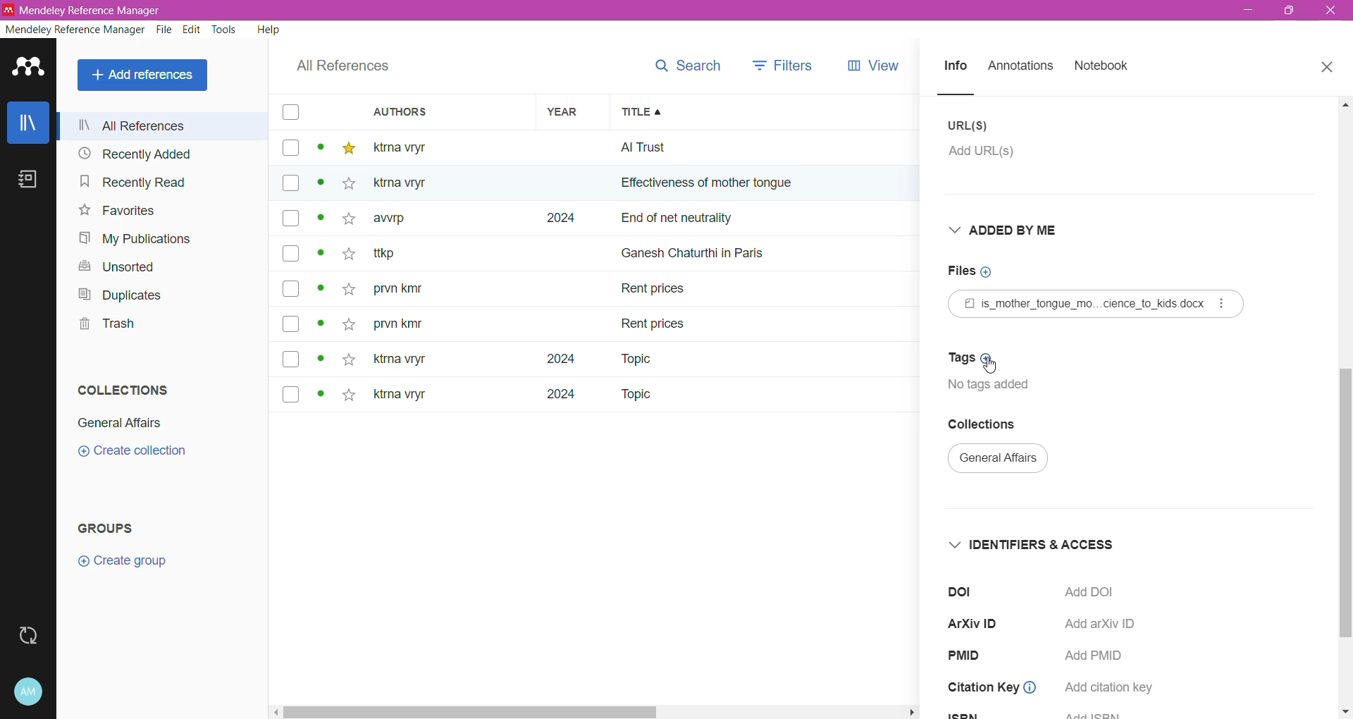 Image resolution: width=1353 pixels, height=719 pixels. Describe the element at coordinates (291, 220) in the screenshot. I see `box` at that location.